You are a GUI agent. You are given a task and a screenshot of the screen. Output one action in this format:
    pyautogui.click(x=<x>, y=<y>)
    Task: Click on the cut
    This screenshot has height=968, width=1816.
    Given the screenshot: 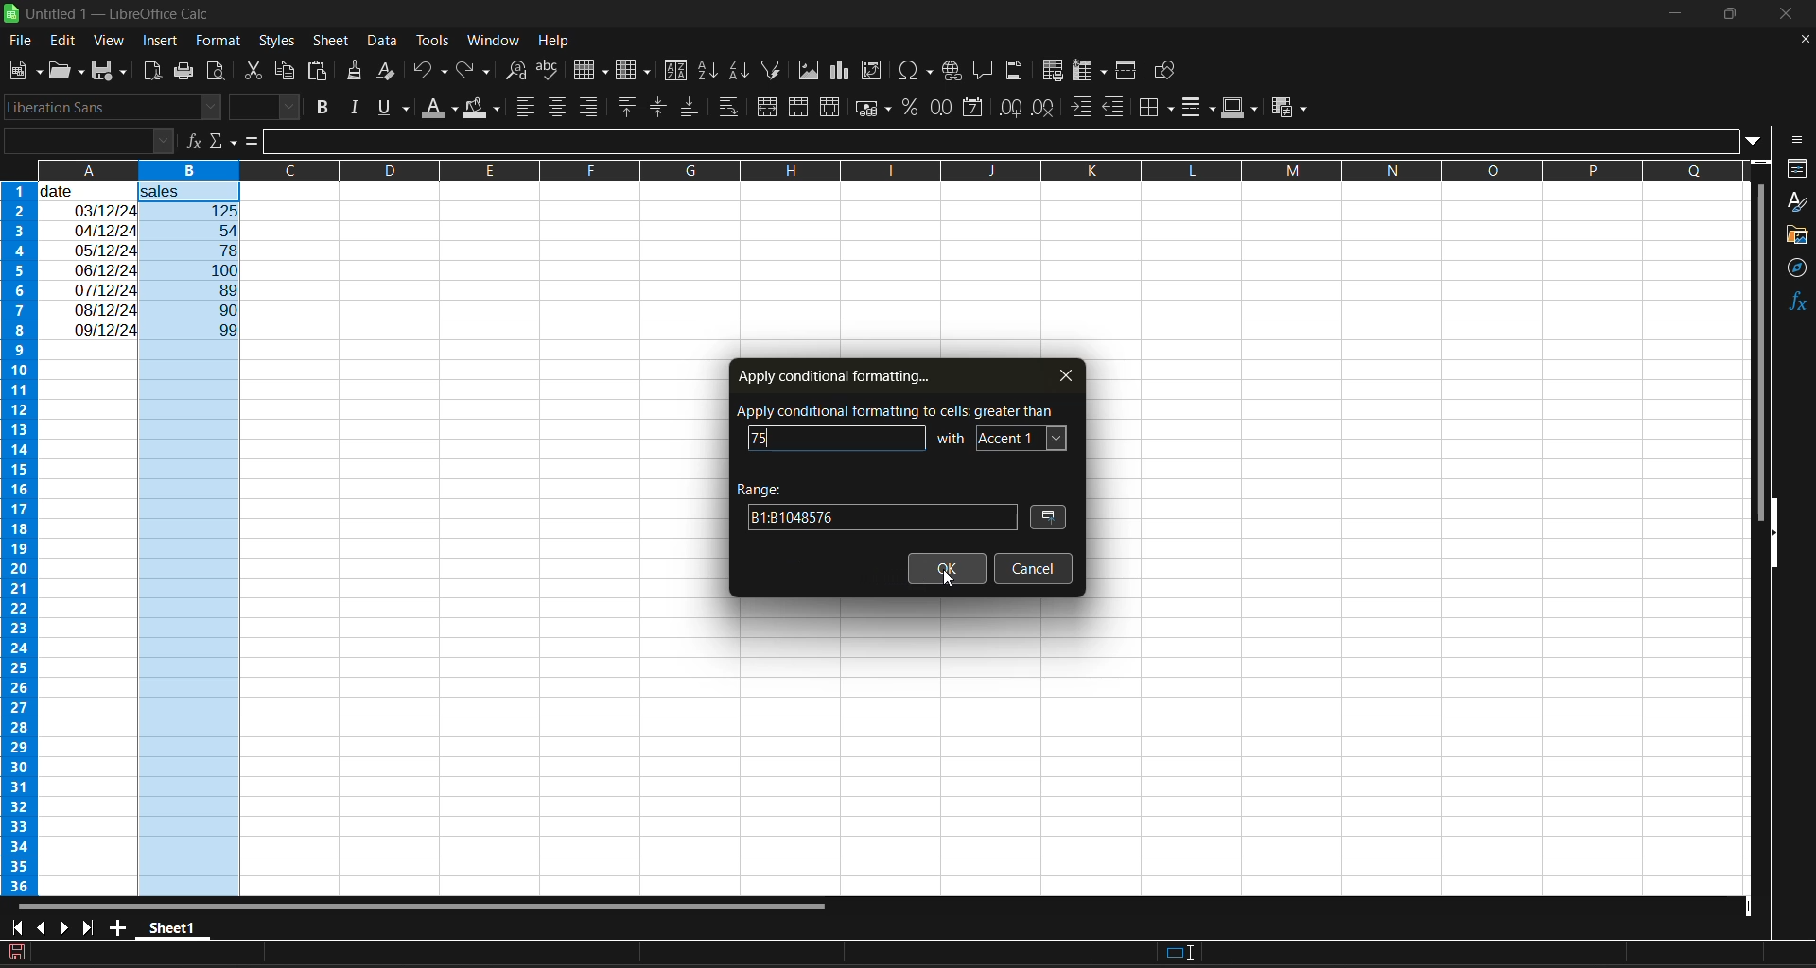 What is the action you would take?
    pyautogui.click(x=255, y=68)
    